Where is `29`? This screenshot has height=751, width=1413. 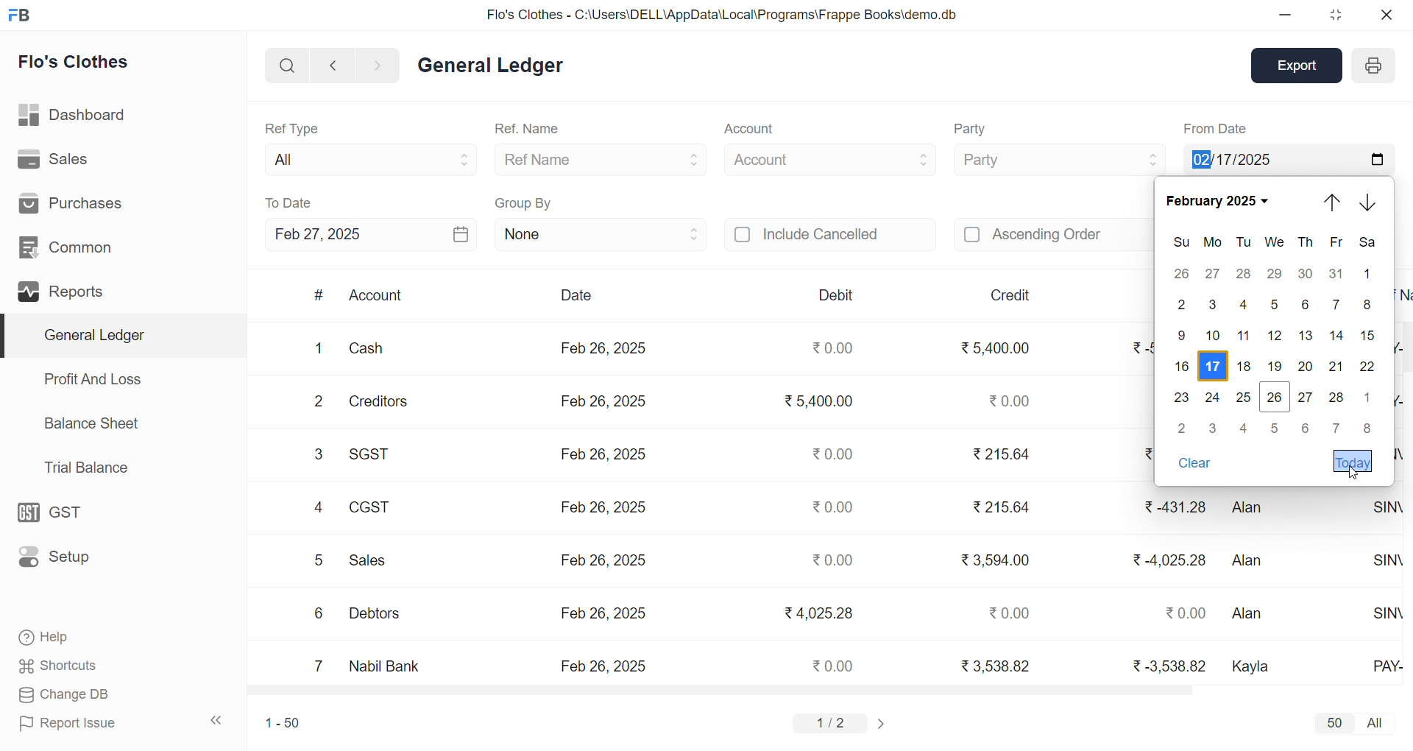
29 is located at coordinates (1276, 274).